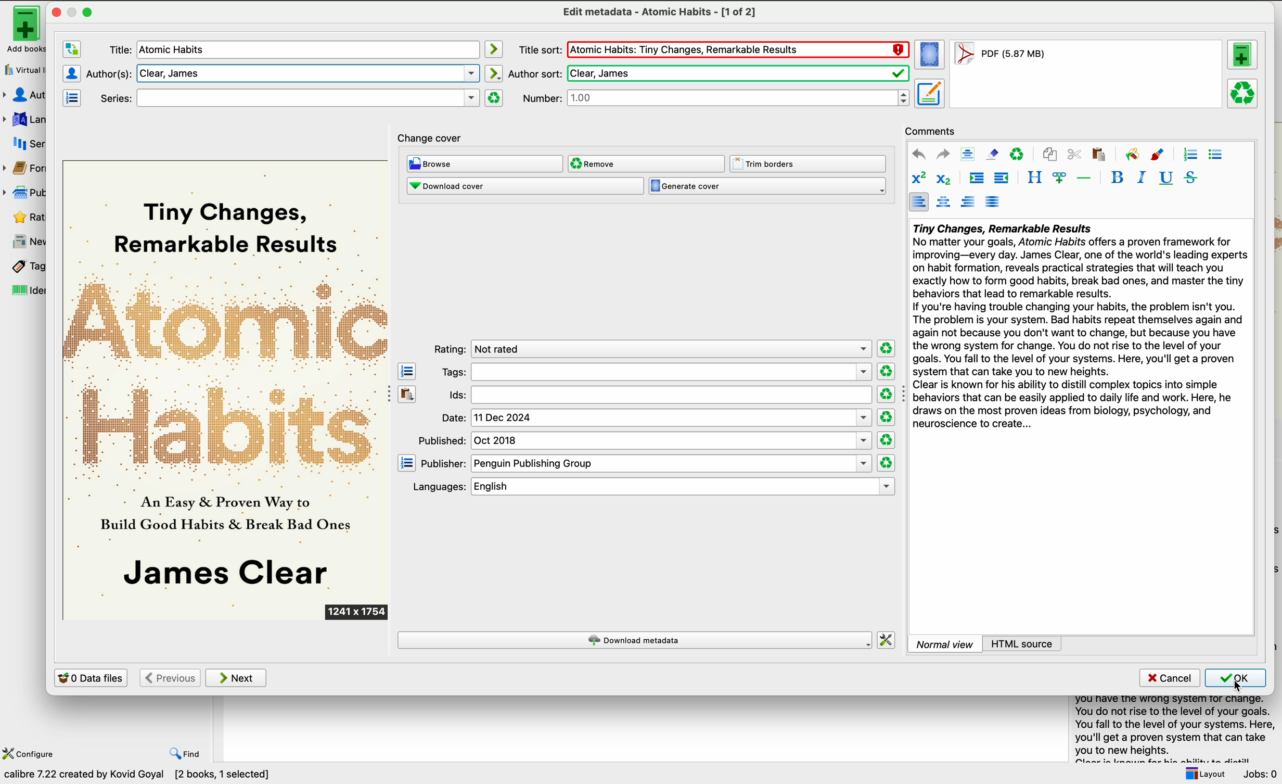 The height and width of the screenshot is (784, 1282). What do you see at coordinates (1074, 154) in the screenshot?
I see `cut` at bounding box center [1074, 154].